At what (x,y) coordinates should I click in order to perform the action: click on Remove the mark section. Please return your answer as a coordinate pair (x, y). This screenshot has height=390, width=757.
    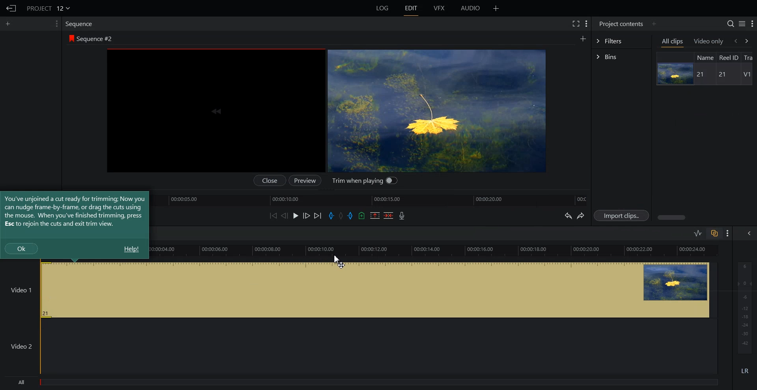
    Looking at the image, I should click on (375, 215).